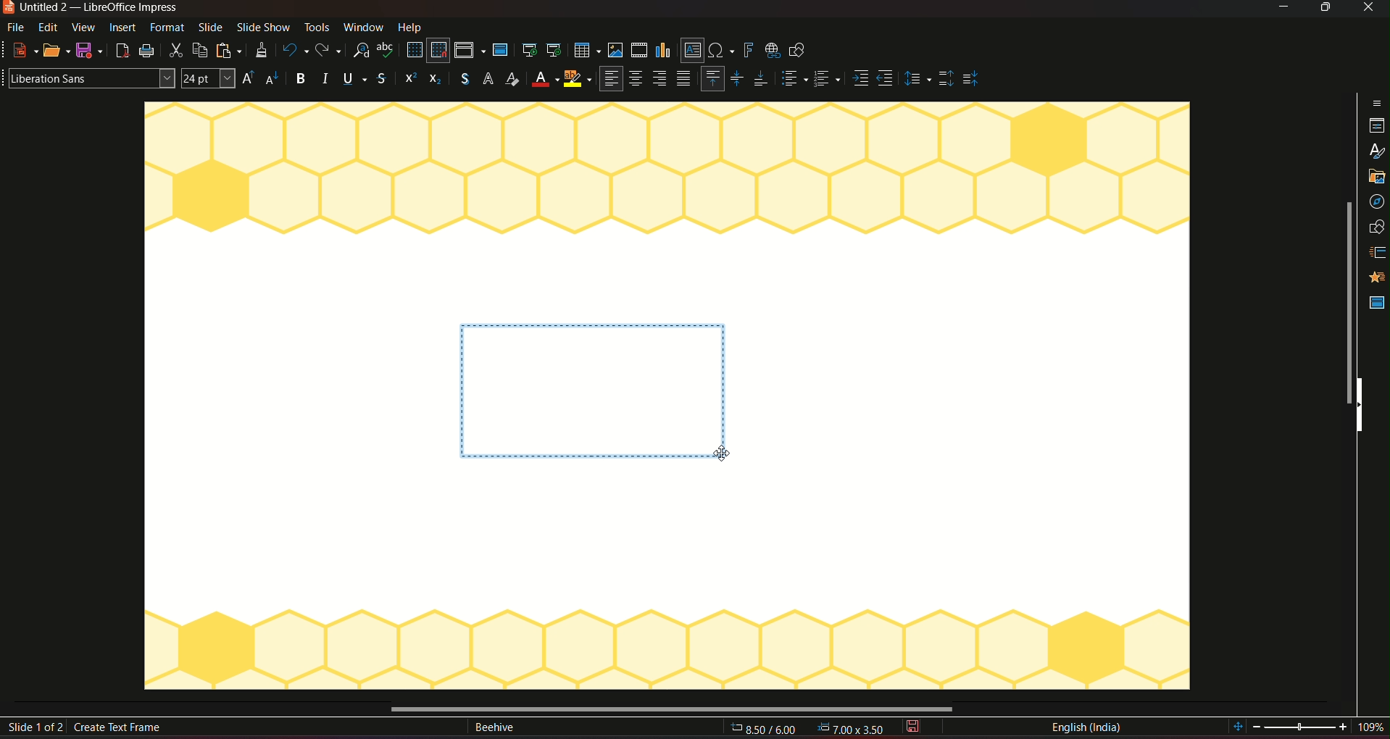 This screenshot has height=739, width=1390. Describe the element at coordinates (667, 591) in the screenshot. I see `workspace` at that location.